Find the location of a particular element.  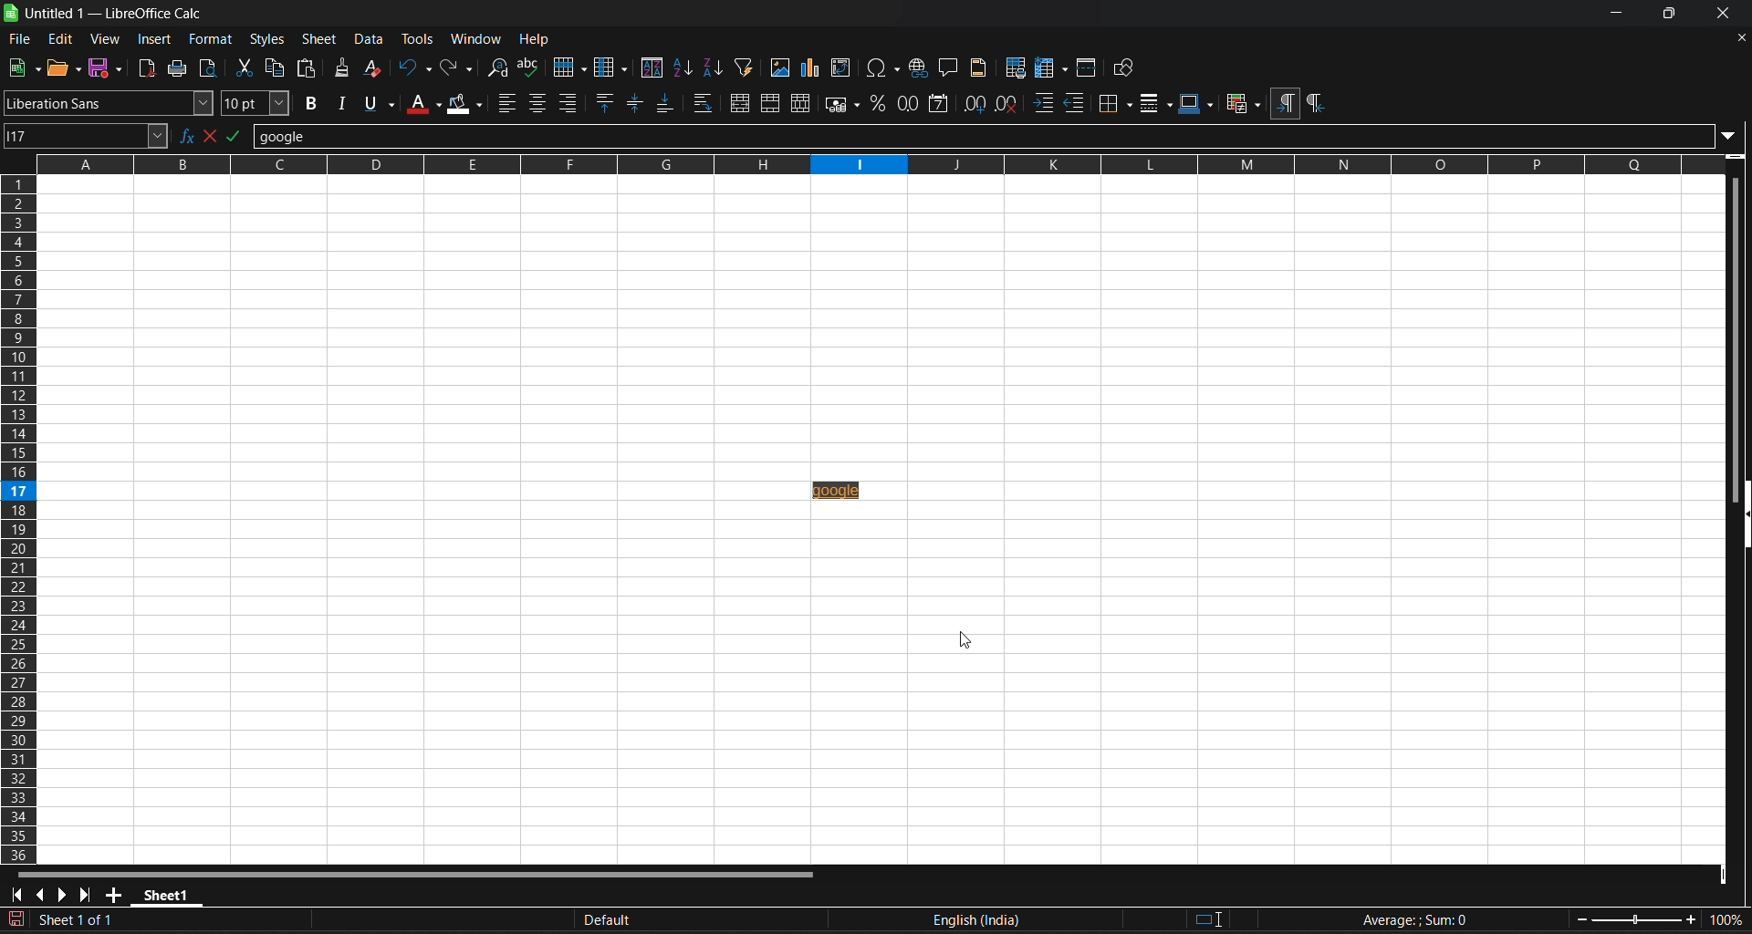

sheet 1 is located at coordinates (167, 894).